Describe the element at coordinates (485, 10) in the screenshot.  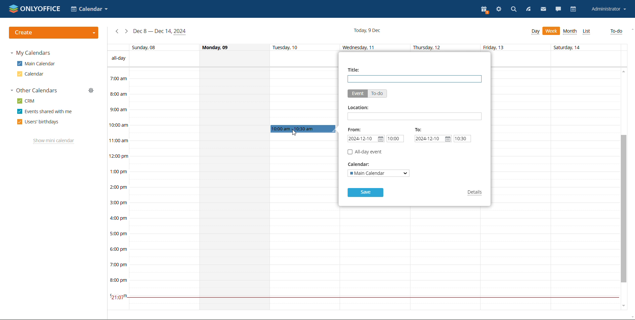
I see `present` at that location.